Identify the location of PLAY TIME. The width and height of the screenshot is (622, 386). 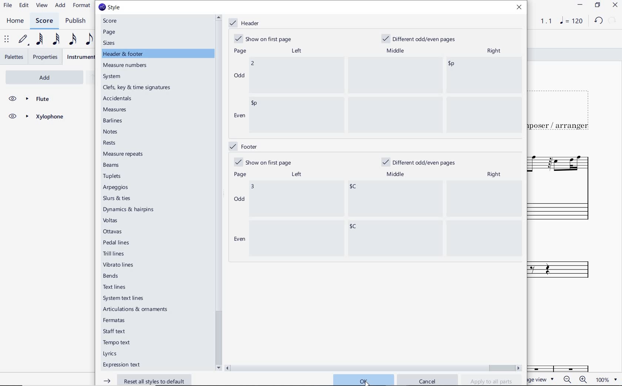
(542, 21).